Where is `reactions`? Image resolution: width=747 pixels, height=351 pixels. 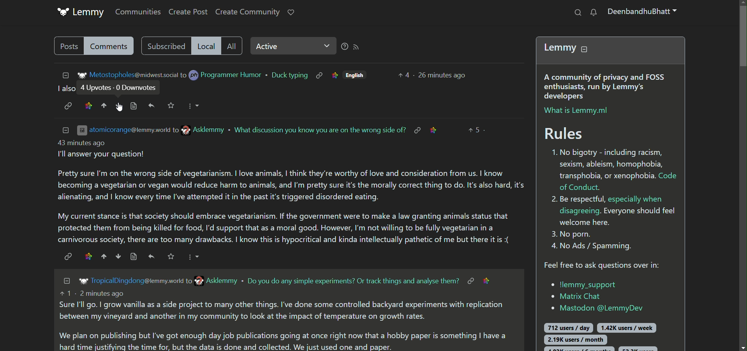
reactions is located at coordinates (476, 129).